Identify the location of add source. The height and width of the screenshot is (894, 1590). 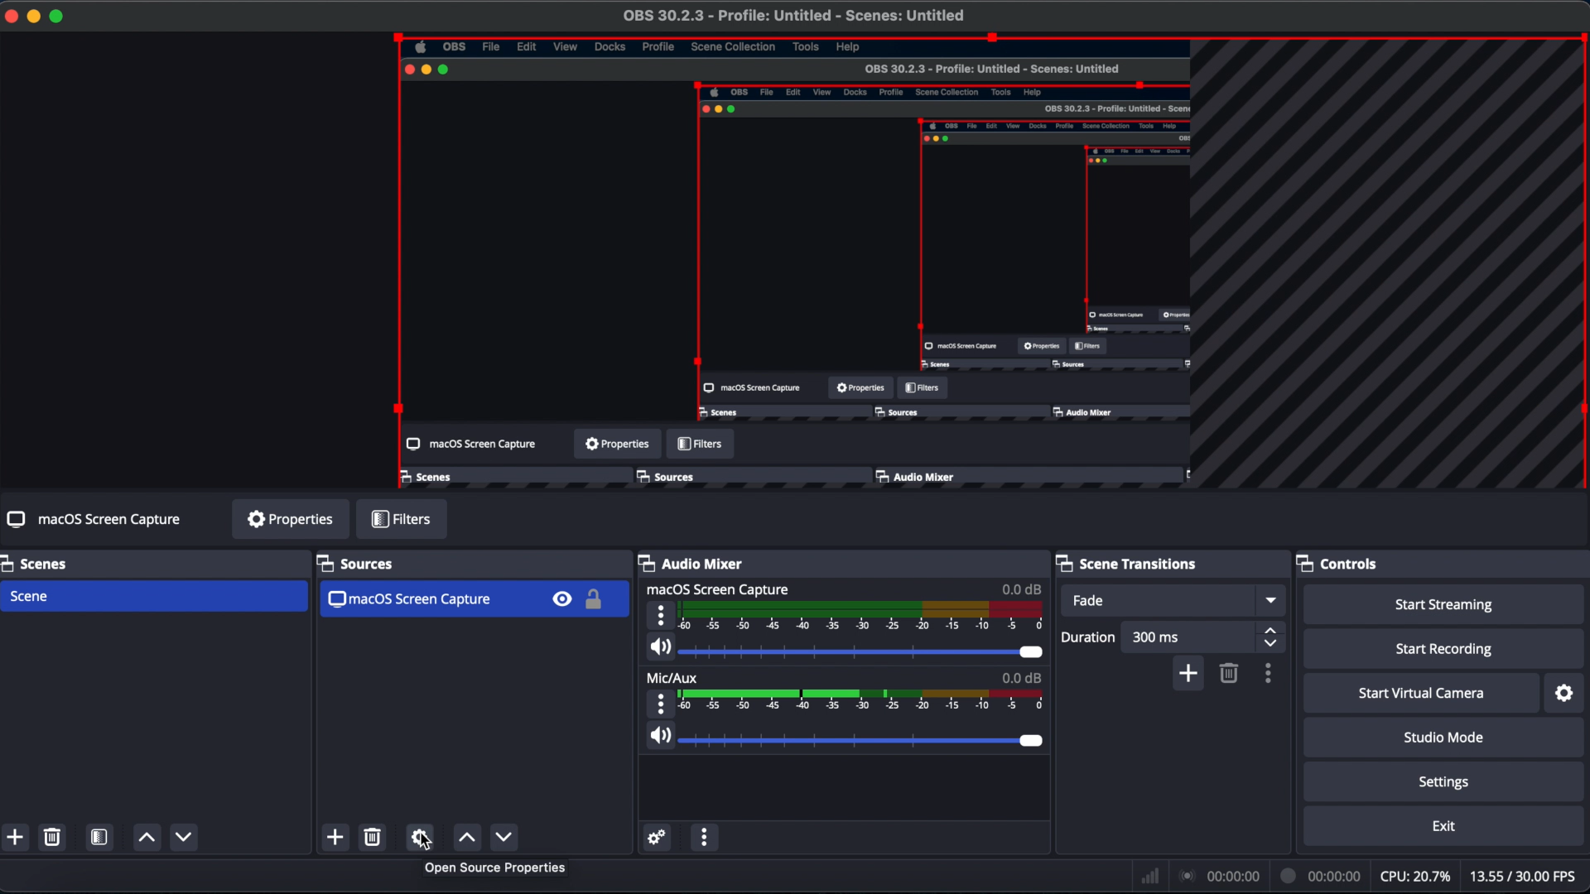
(335, 838).